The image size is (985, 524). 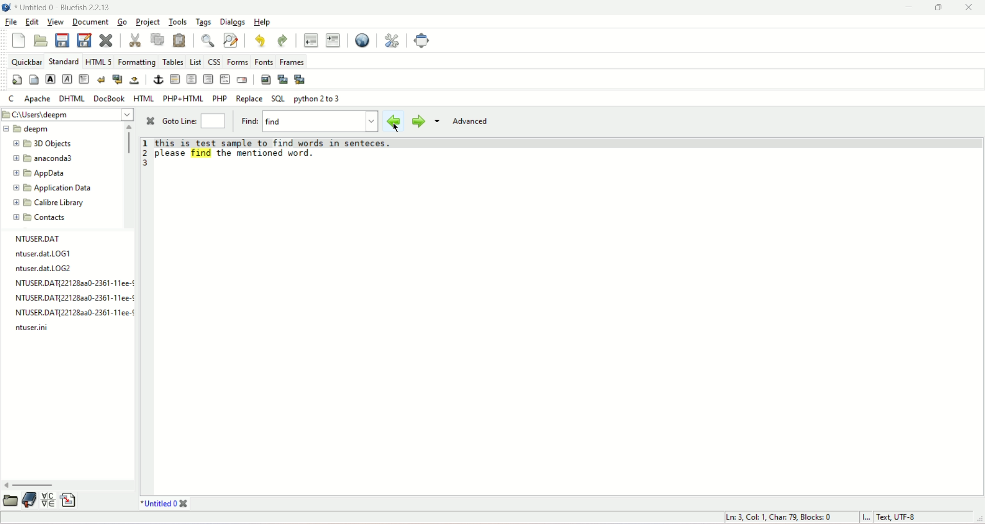 I want to click on undo, so click(x=261, y=40).